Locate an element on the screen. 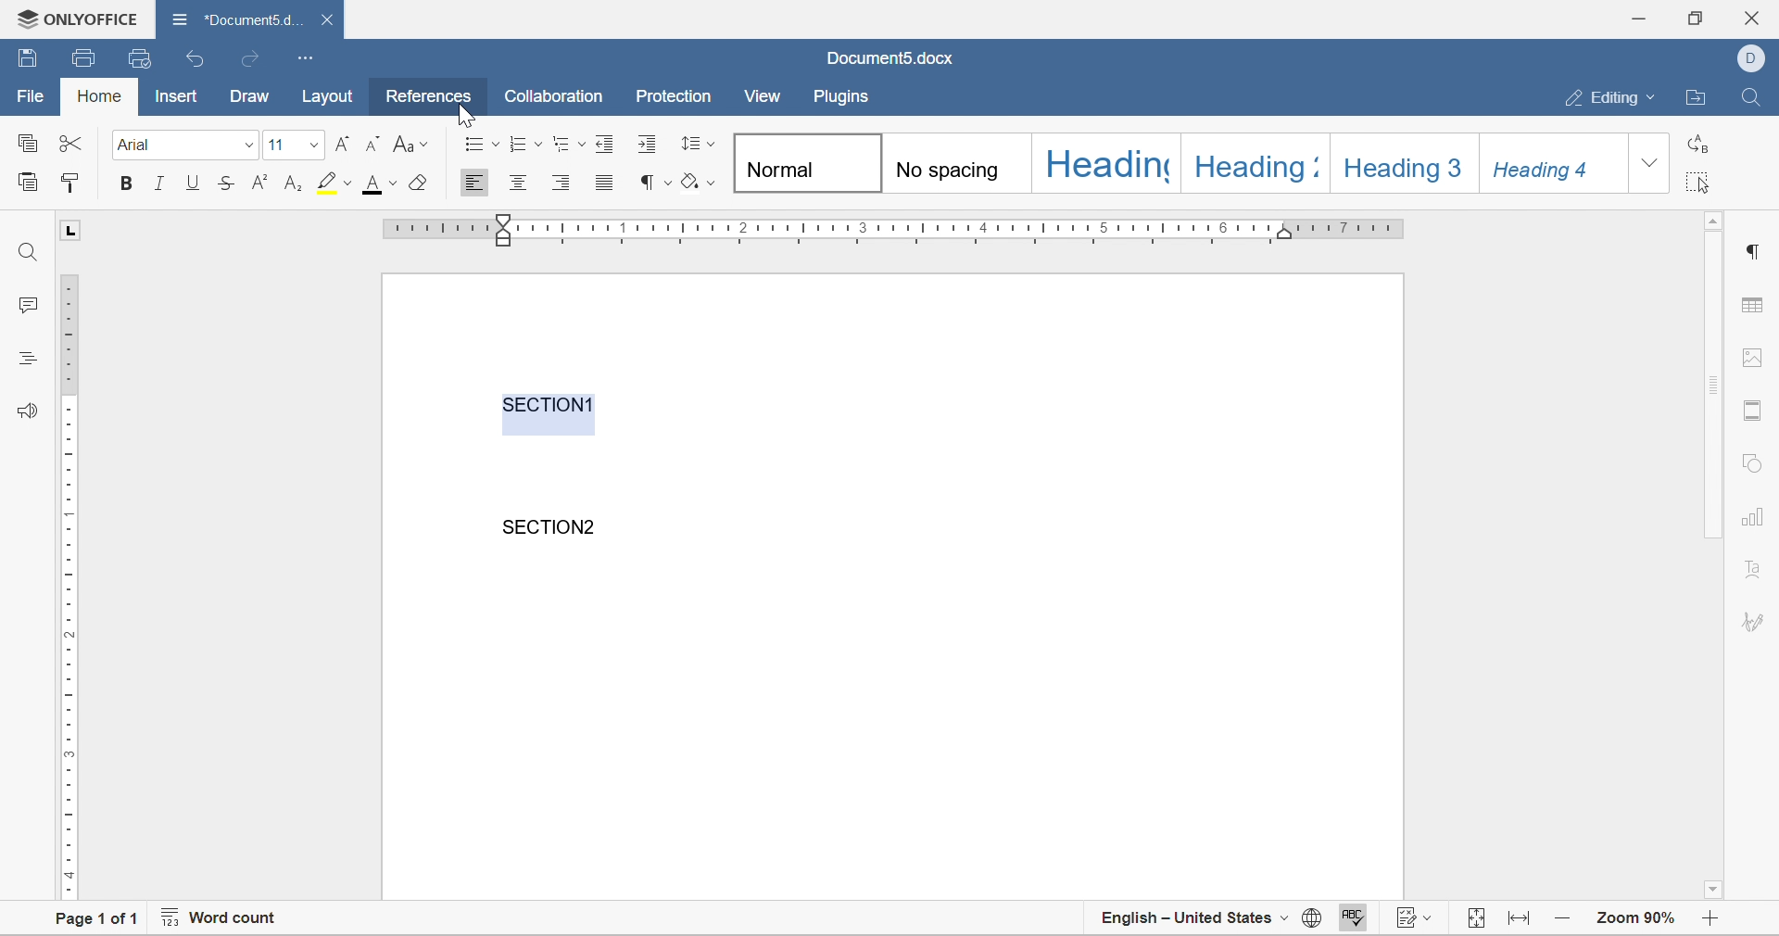 The height and width of the screenshot is (936, 1779). shading is located at coordinates (699, 182).